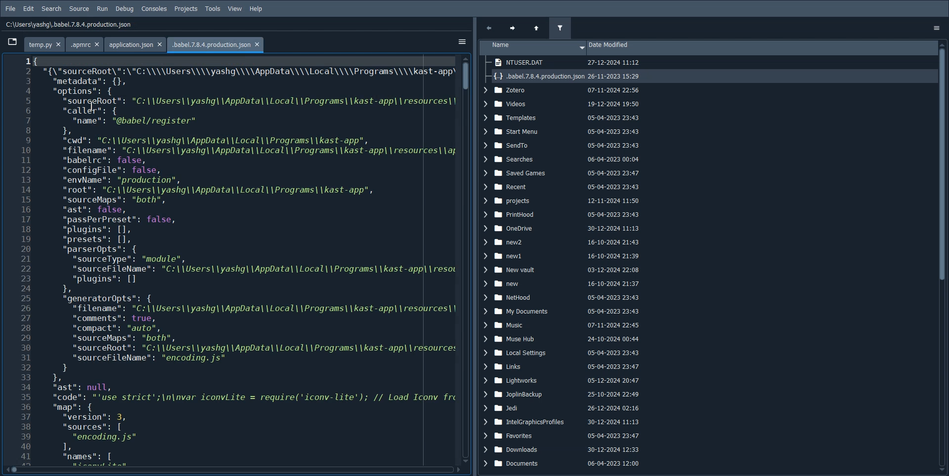 The width and height of the screenshot is (949, 476). I want to click on Options, so click(461, 41).